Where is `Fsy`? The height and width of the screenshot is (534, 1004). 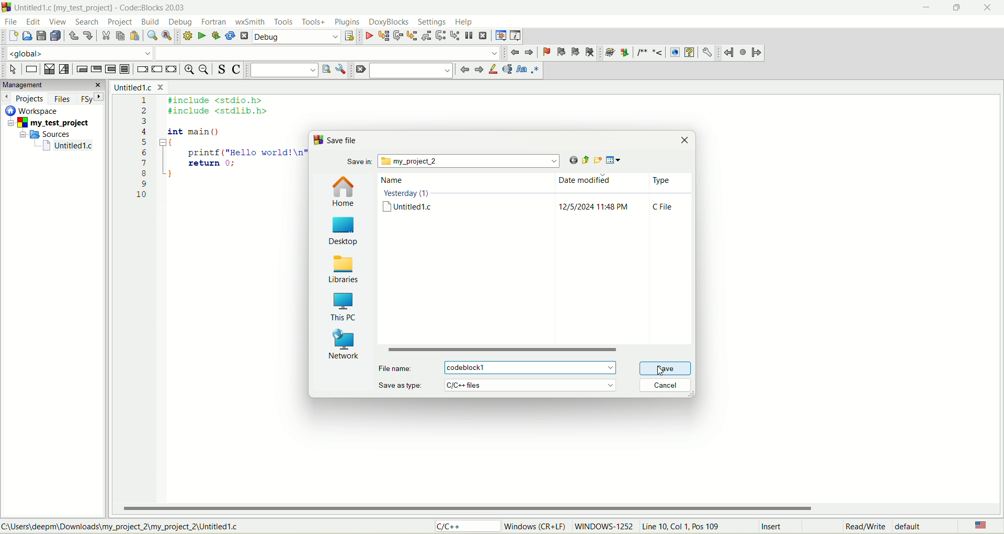
Fsy is located at coordinates (92, 98).